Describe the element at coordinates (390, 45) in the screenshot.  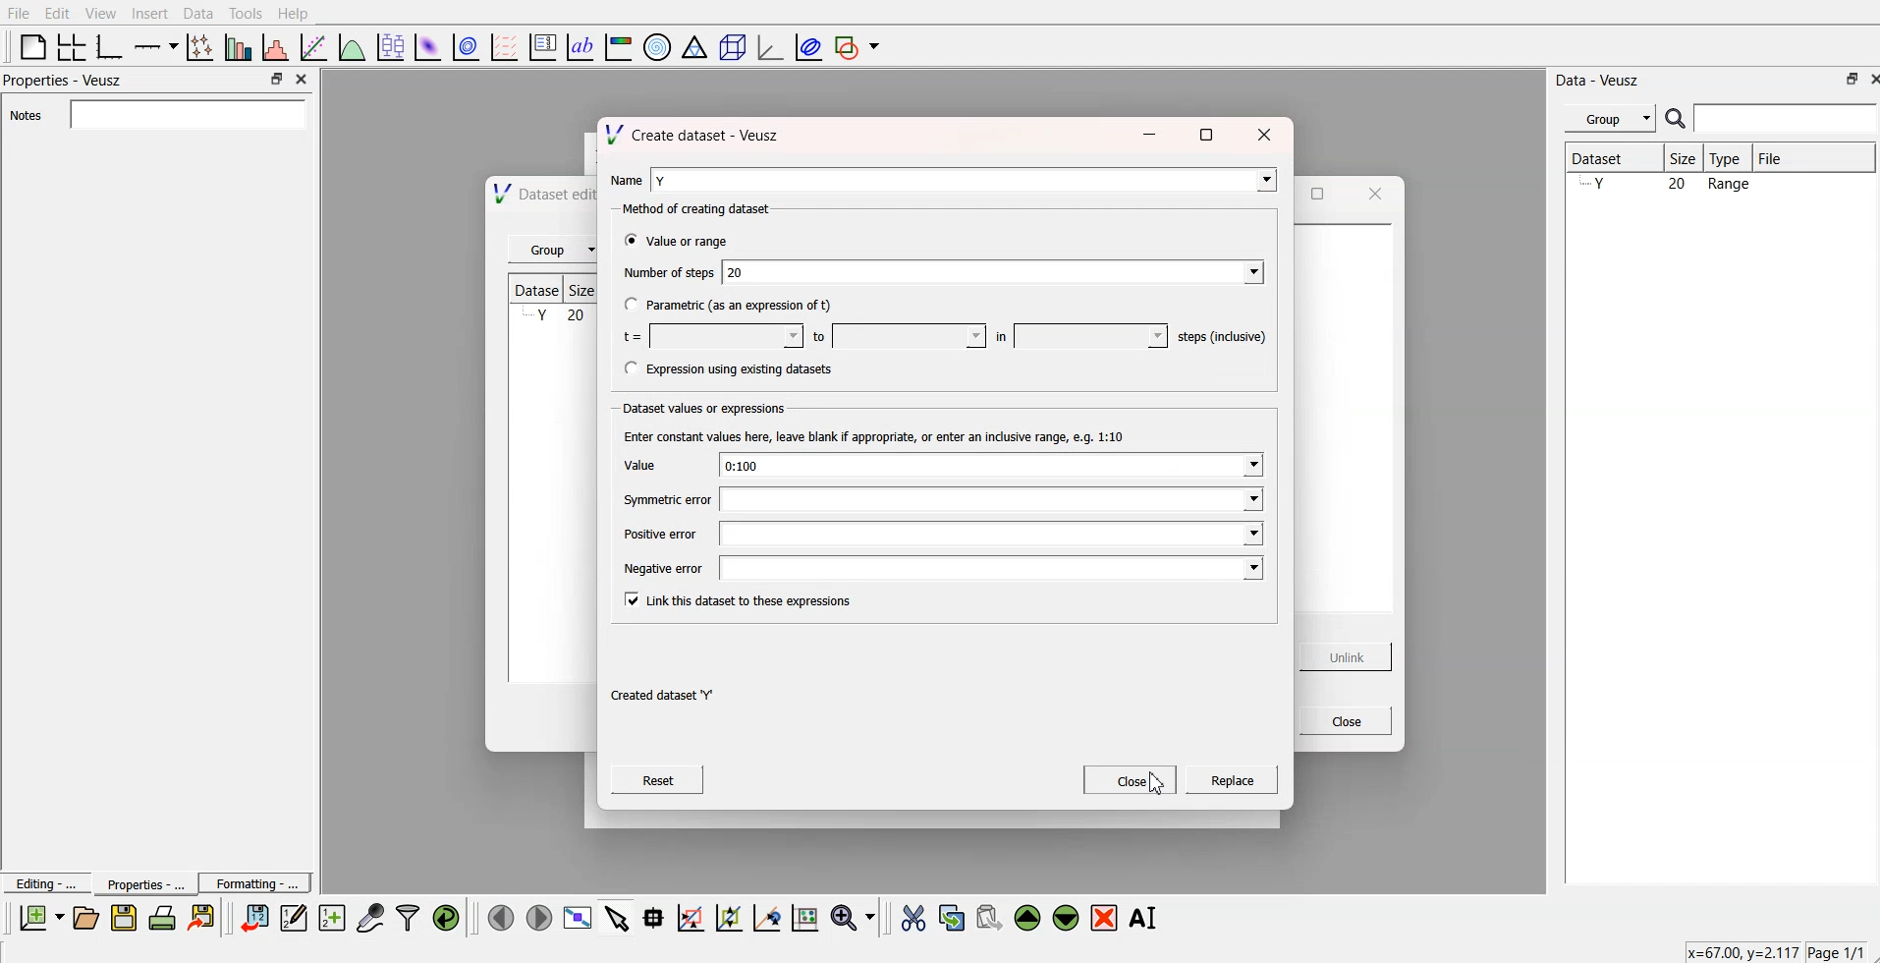
I see `plot box plots` at that location.